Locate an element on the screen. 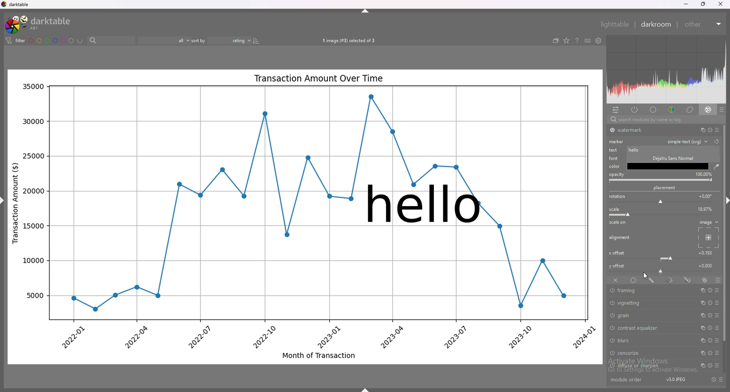  switch off is located at coordinates (611, 315).